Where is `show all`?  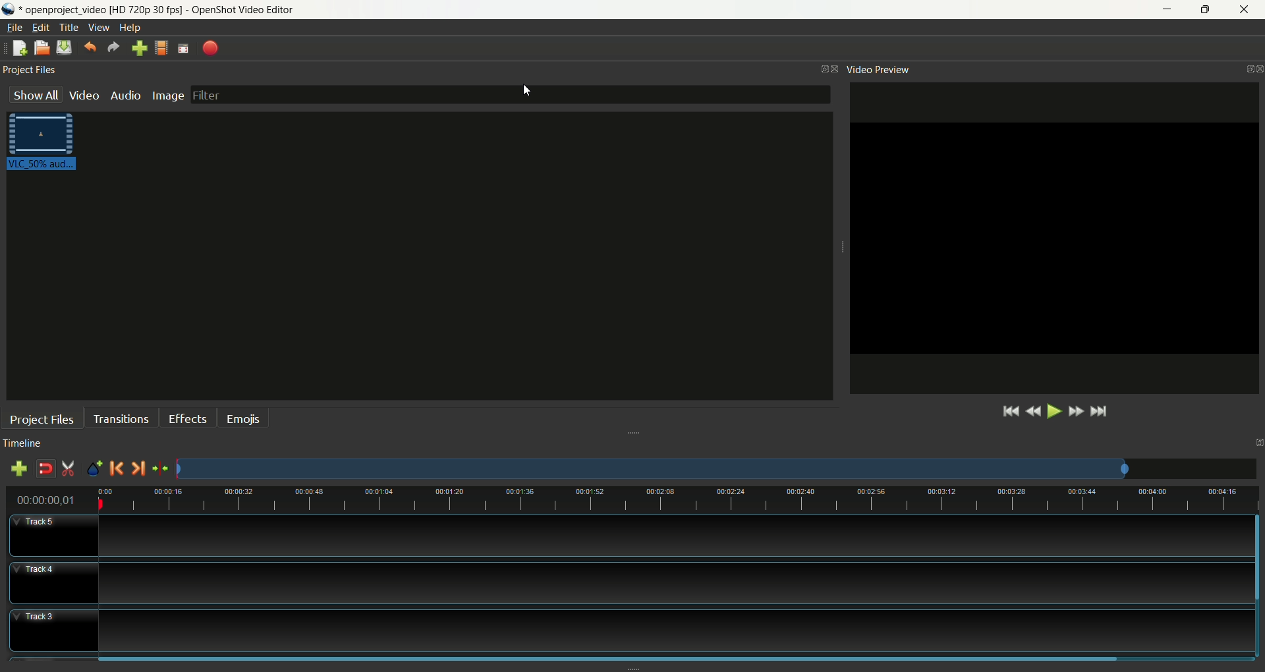 show all is located at coordinates (37, 98).